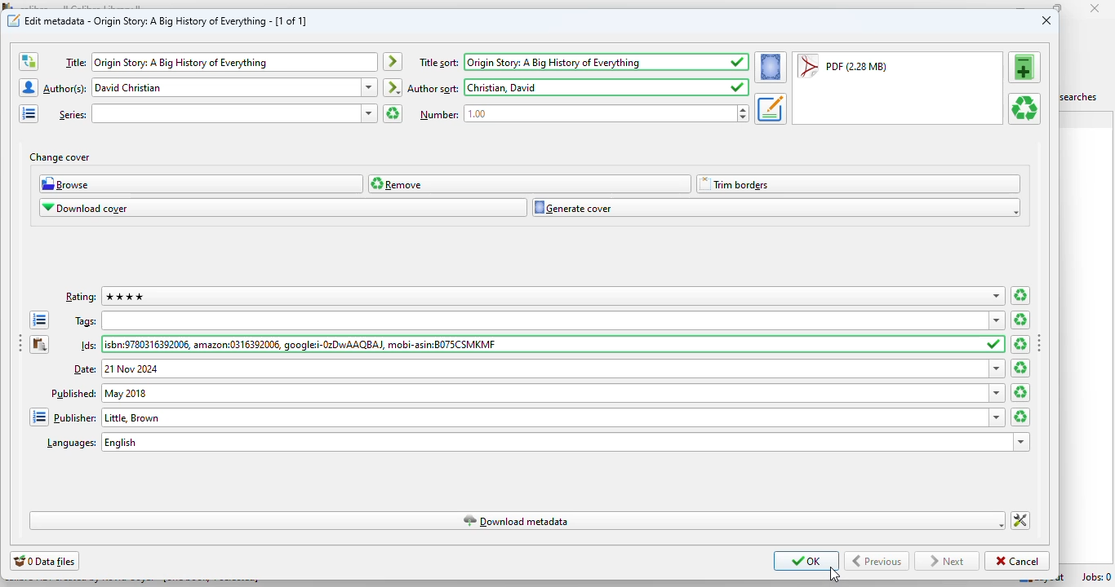 This screenshot has height=587, width=1115. I want to click on cursor, so click(835, 575).